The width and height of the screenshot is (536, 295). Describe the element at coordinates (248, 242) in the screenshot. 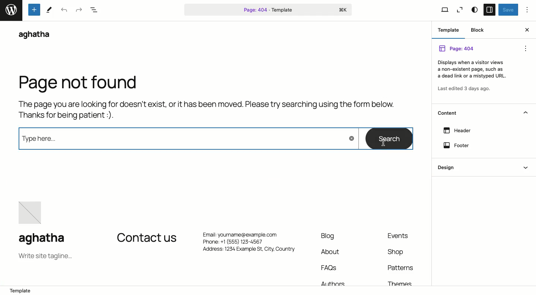

I see `Phone: +1 (555) 123-4567` at that location.